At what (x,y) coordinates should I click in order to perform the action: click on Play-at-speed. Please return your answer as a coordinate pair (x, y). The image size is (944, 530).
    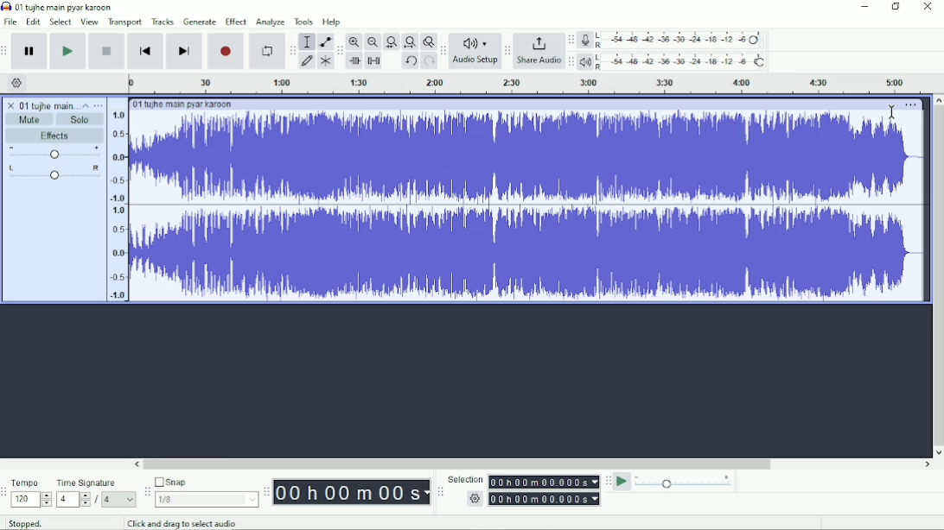
    Looking at the image, I should click on (623, 482).